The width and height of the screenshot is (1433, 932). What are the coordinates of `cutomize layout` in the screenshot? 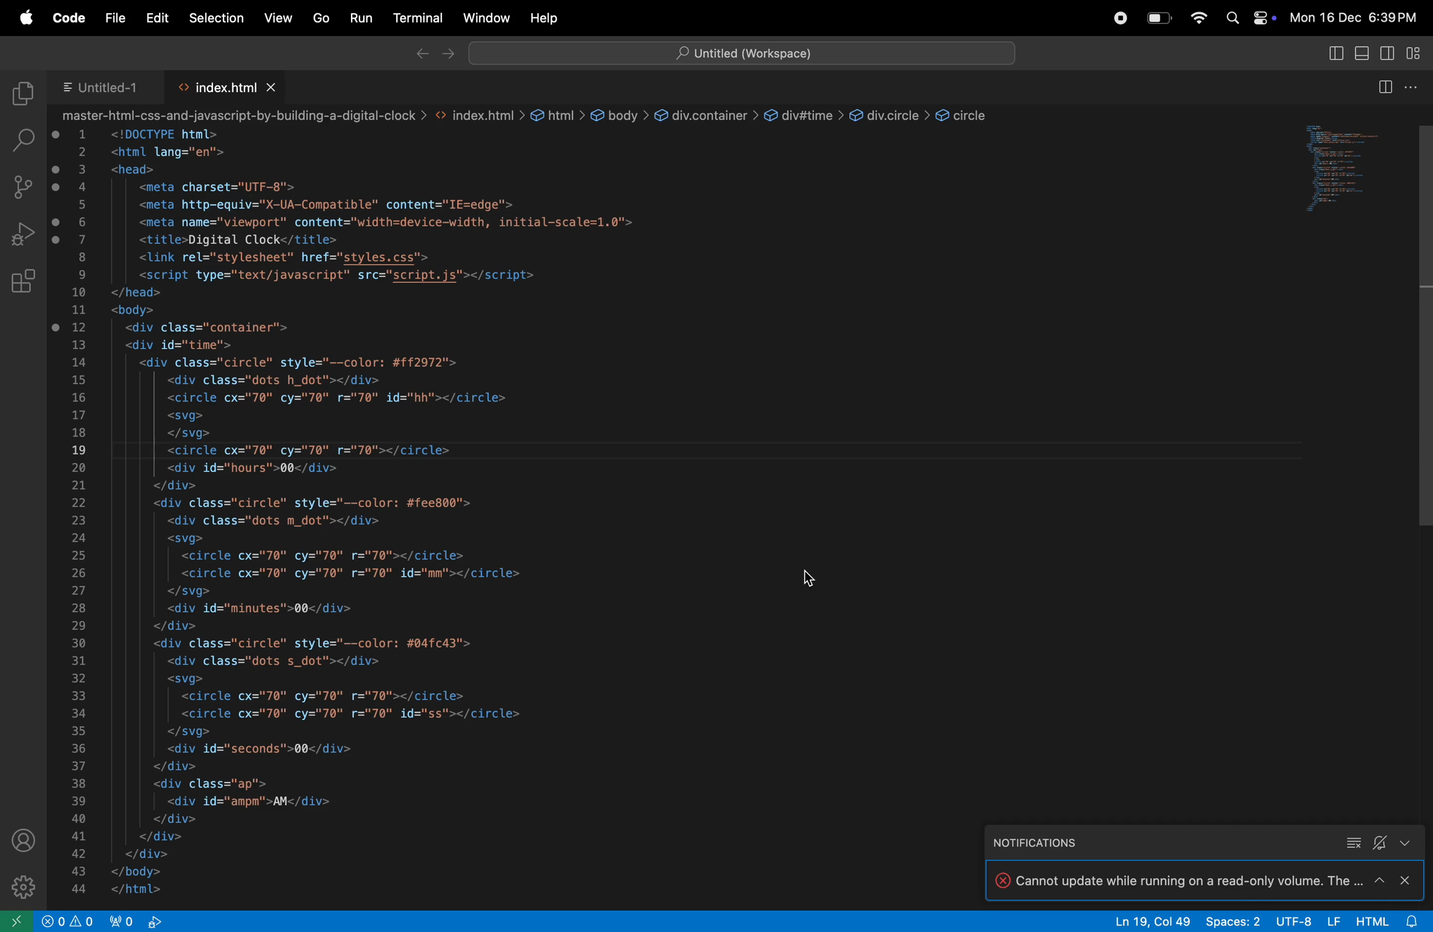 It's located at (1418, 54).